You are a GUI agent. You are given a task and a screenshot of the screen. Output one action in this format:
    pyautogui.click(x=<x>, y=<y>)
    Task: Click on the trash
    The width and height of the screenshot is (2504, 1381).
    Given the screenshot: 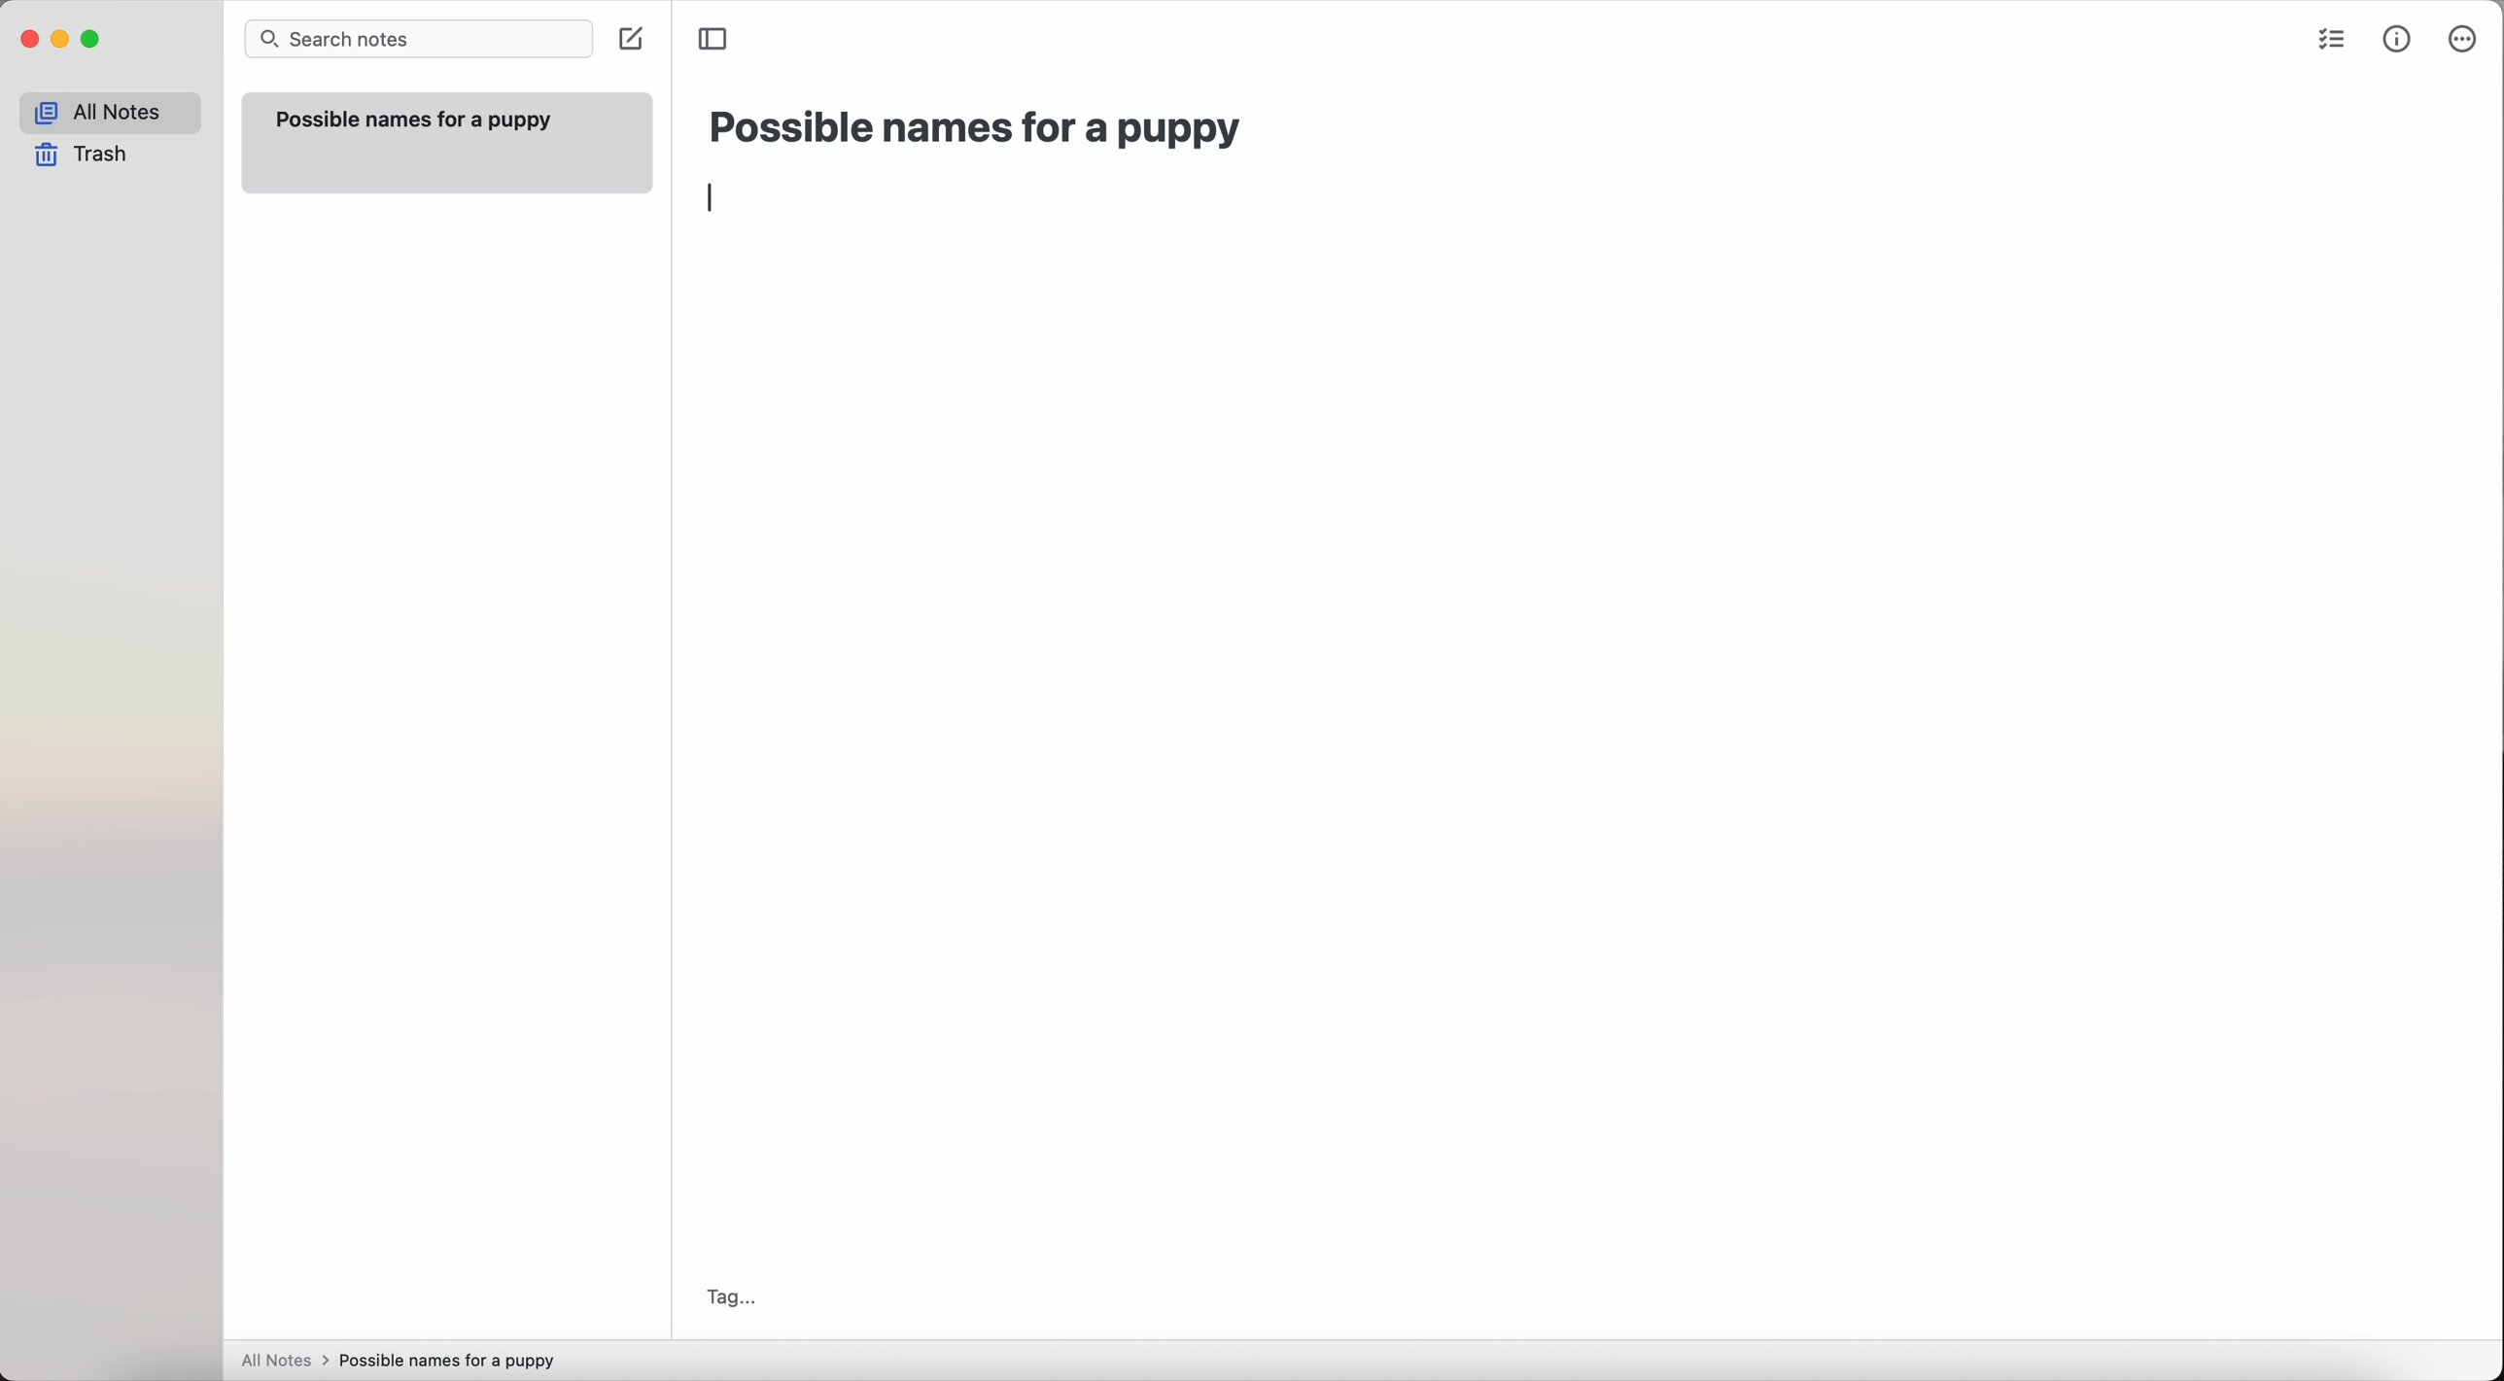 What is the action you would take?
    pyautogui.click(x=87, y=155)
    